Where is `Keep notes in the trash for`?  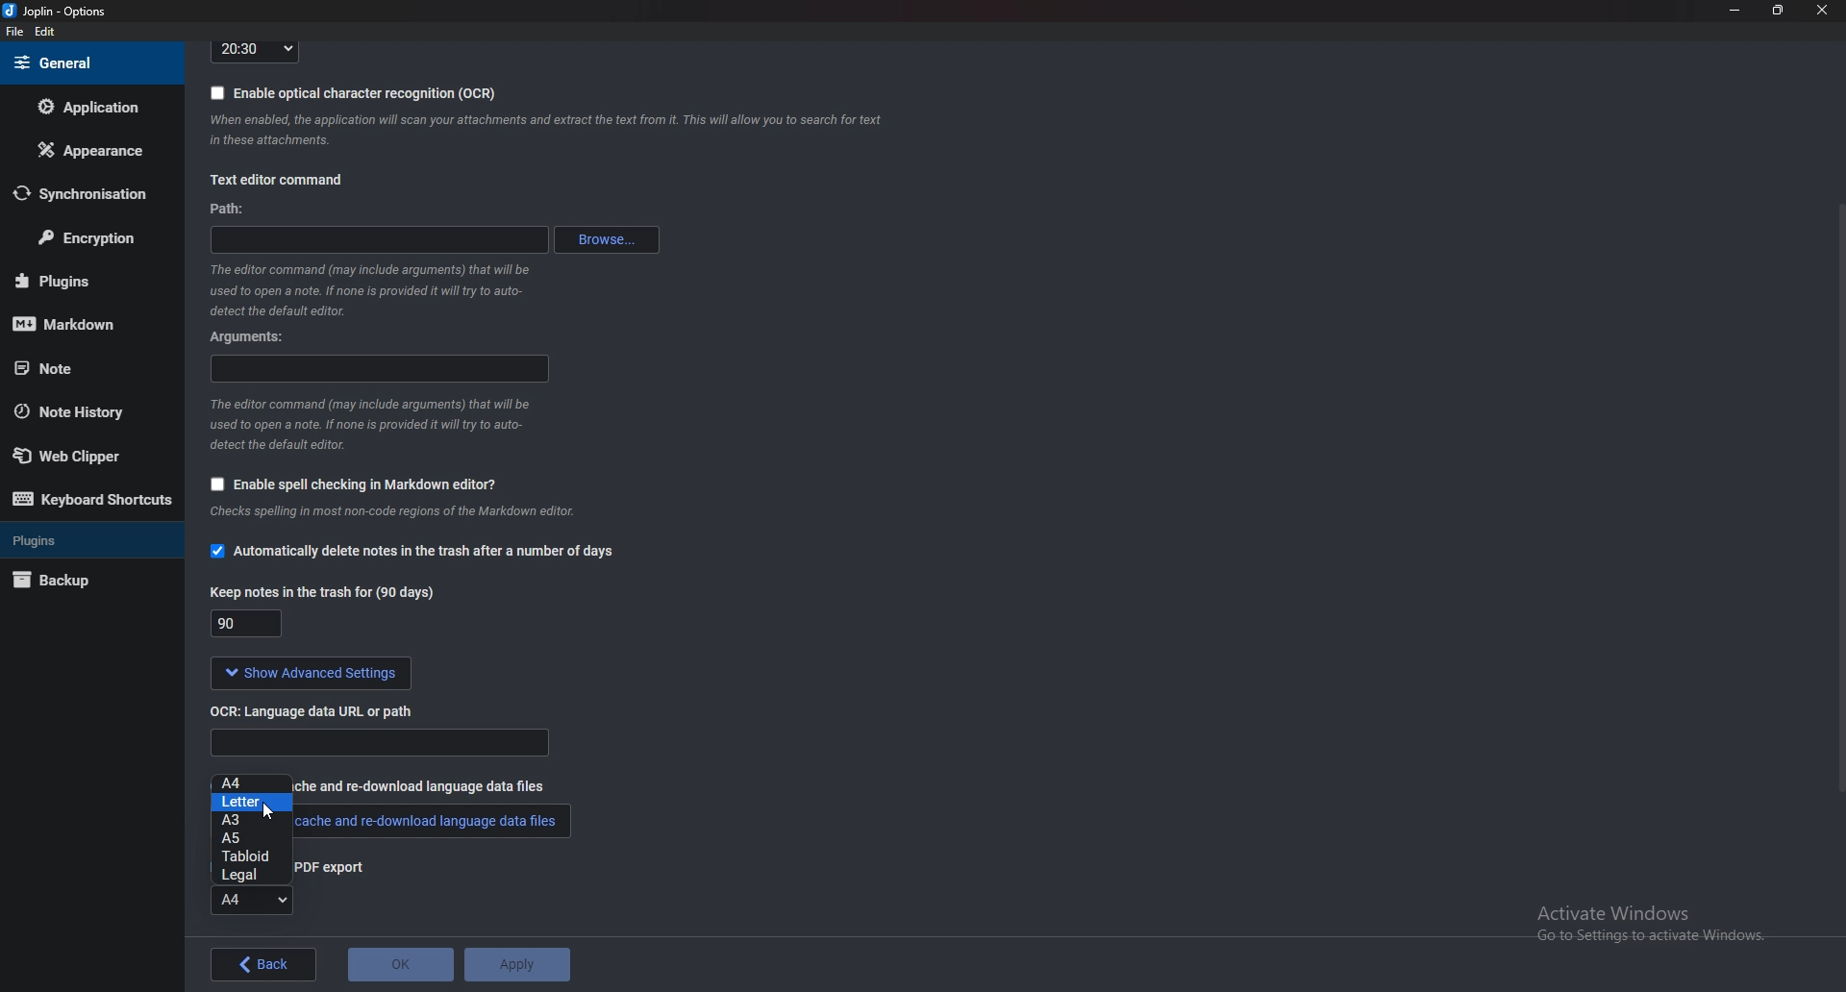
Keep notes in the trash for is located at coordinates (250, 626).